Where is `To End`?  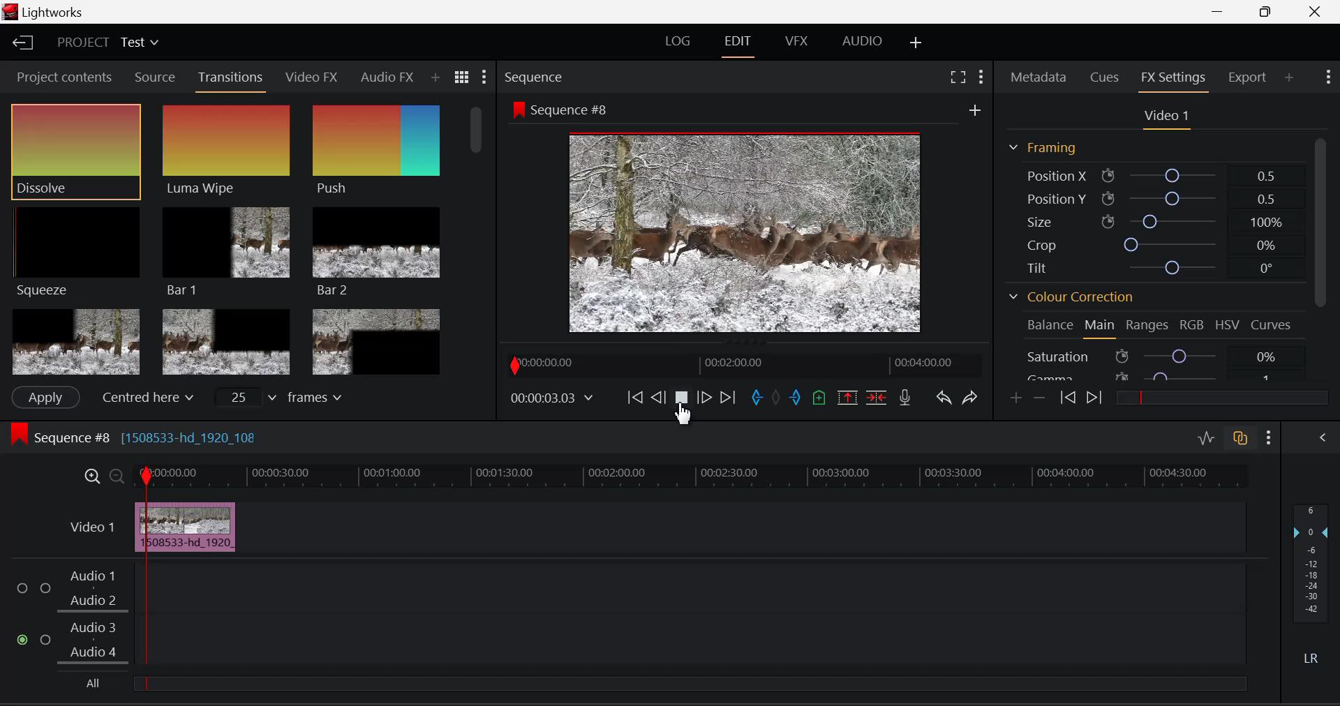 To End is located at coordinates (729, 400).